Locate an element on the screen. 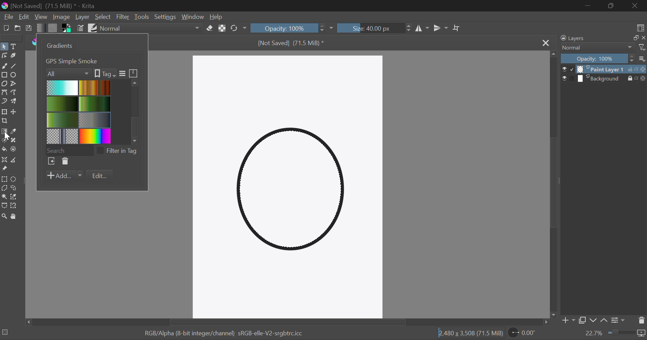 This screenshot has width=647, height=340. Move Layers is located at coordinates (15, 113).